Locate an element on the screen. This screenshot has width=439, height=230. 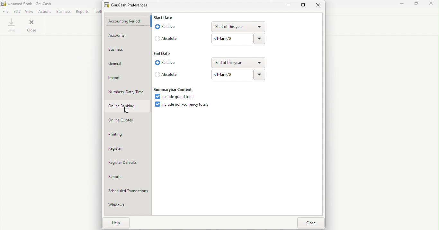
Include grand total is located at coordinates (175, 97).